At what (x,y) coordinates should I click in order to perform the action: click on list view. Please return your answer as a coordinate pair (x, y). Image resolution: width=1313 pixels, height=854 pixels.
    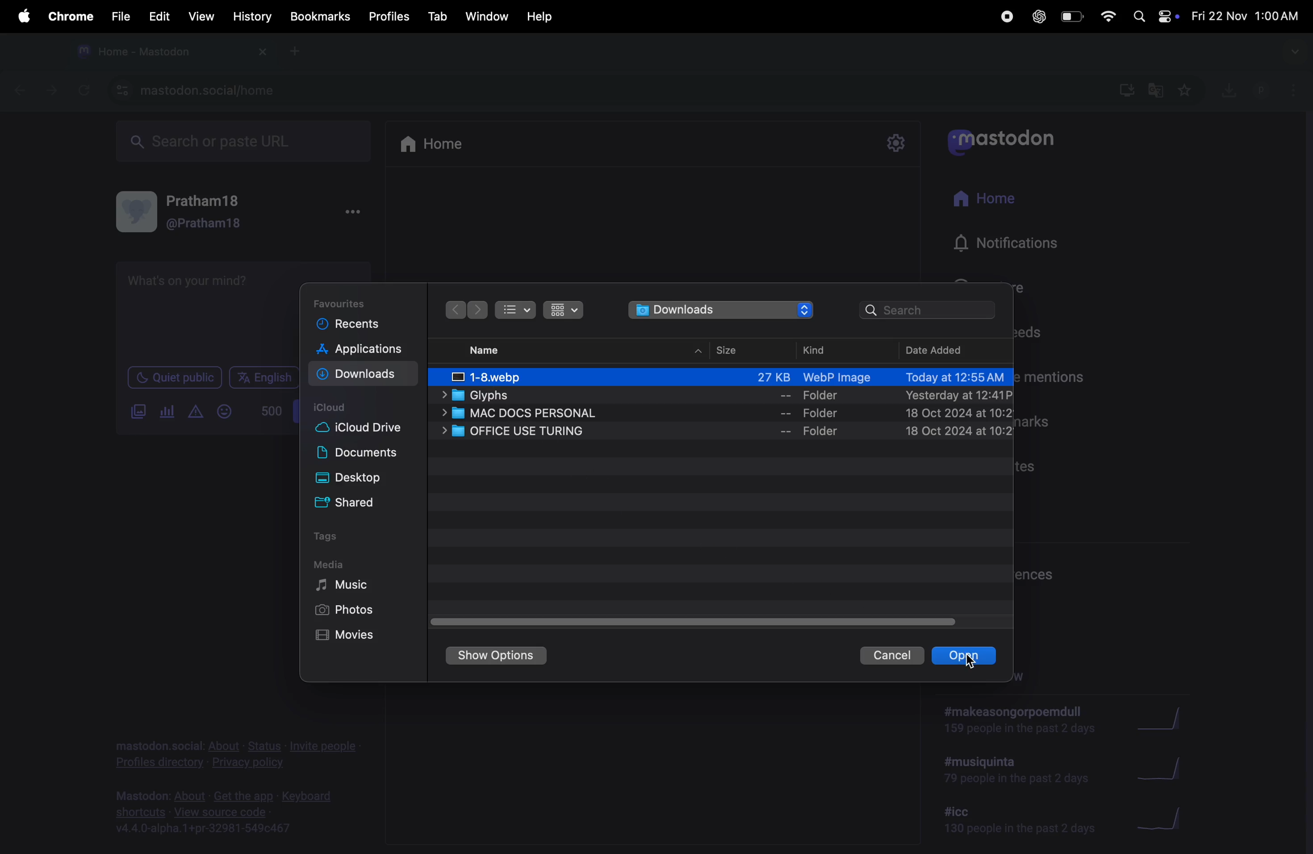
    Looking at the image, I should click on (516, 308).